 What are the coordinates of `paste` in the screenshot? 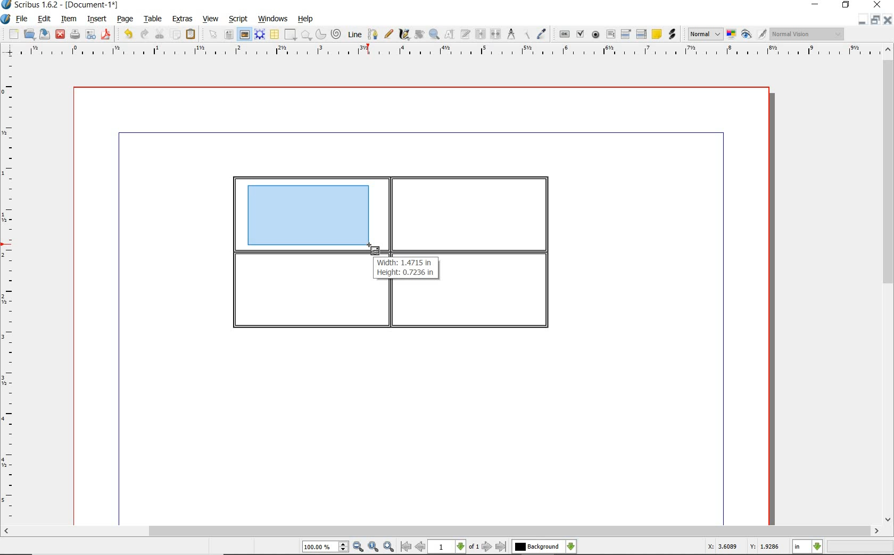 It's located at (191, 34).